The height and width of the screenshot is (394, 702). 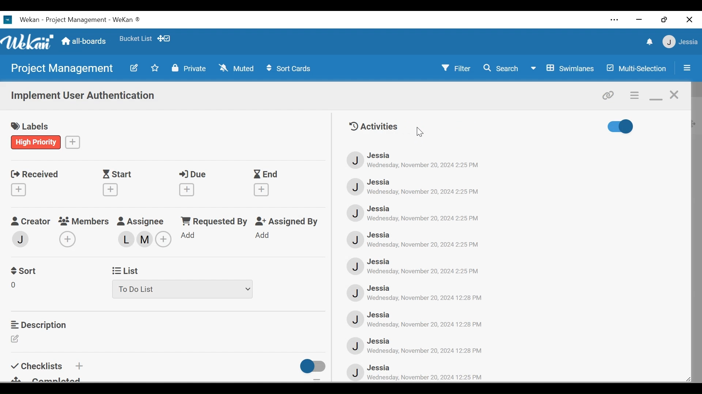 What do you see at coordinates (163, 239) in the screenshot?
I see `Add members` at bounding box center [163, 239].